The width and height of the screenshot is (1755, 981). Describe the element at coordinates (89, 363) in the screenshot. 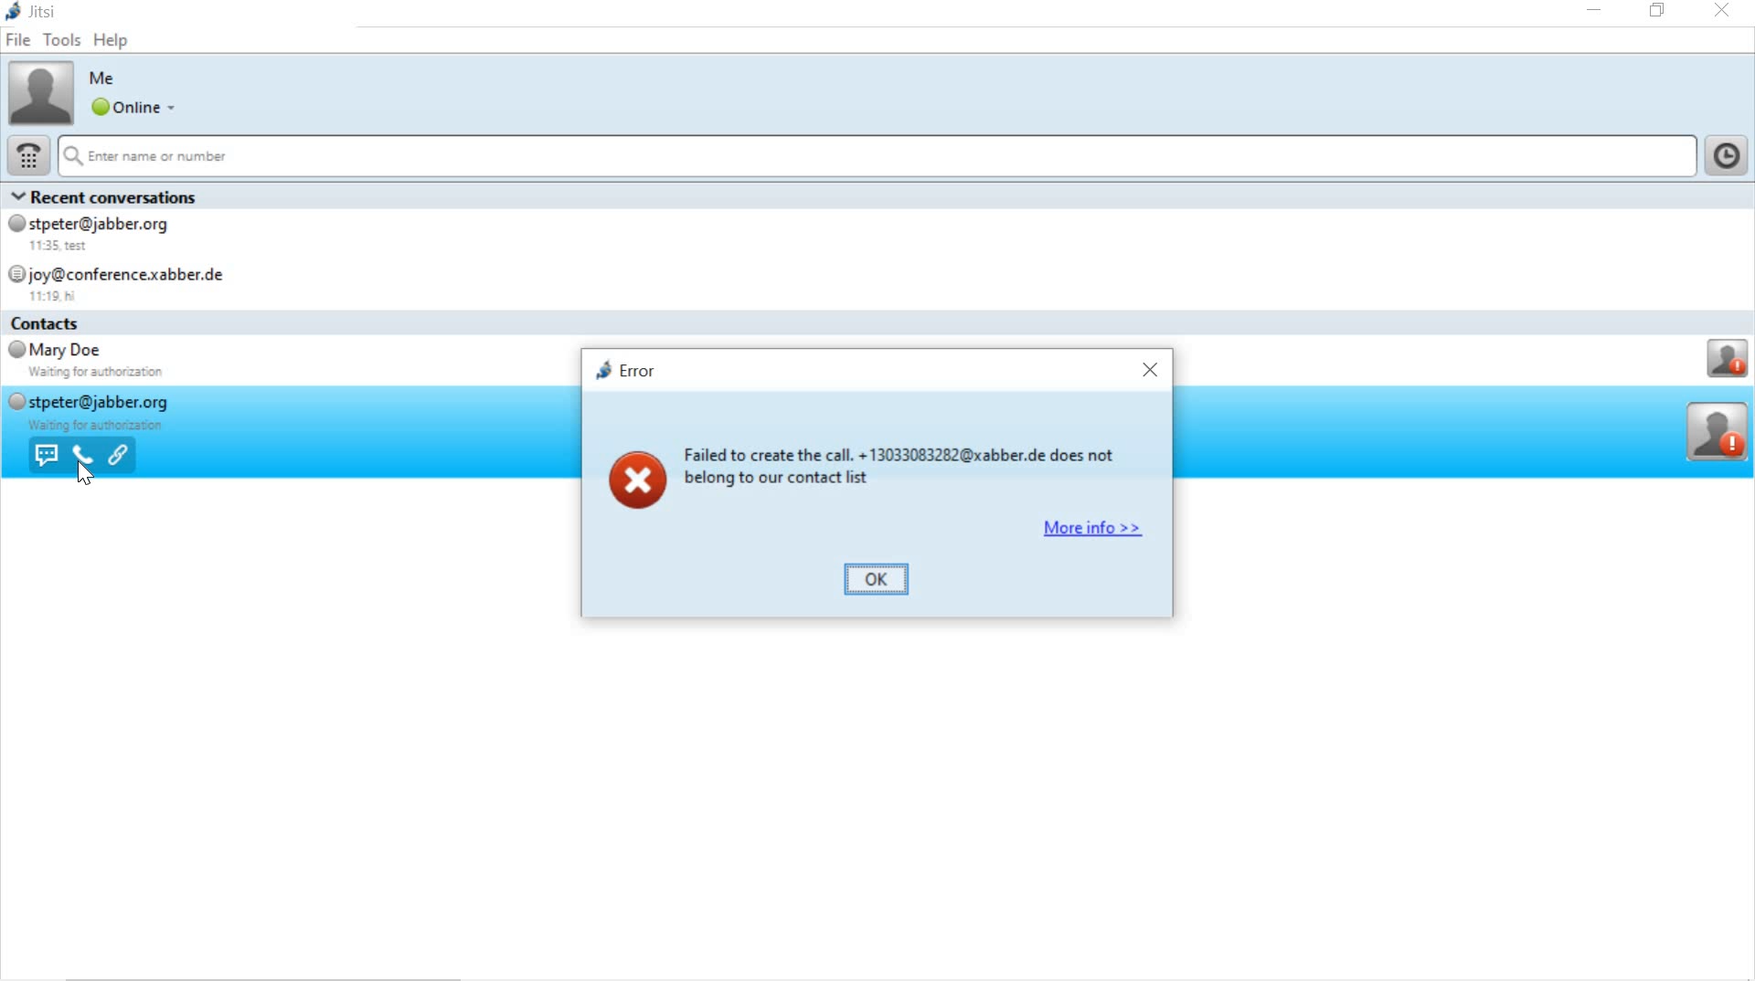

I see ` Mary Doe Waiting for authorizaton` at that location.